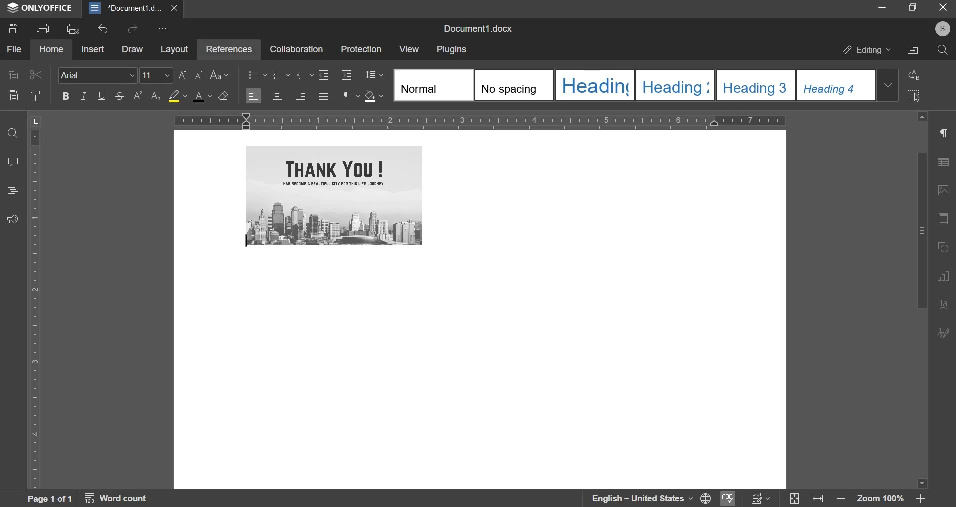 Image resolution: width=956 pixels, height=507 pixels. I want to click on decrease indent, so click(324, 75).